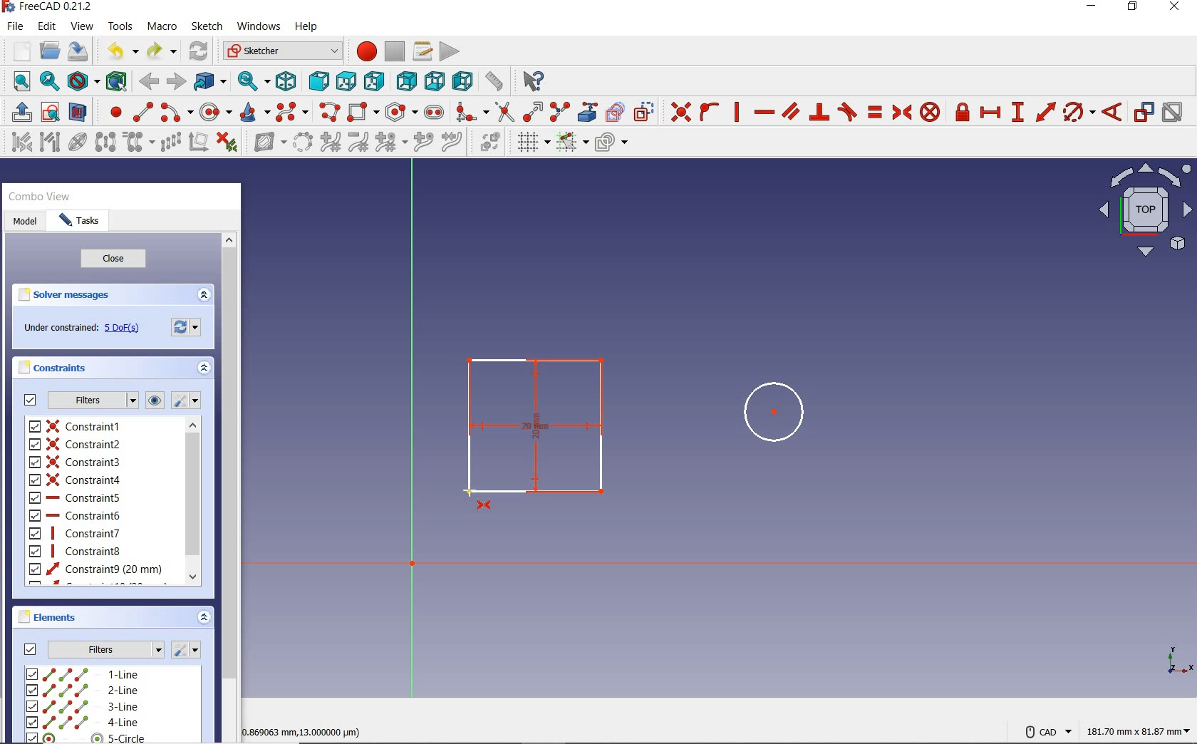 This screenshot has height=744, width=1197. I want to click on 5 DoF(s), so click(124, 330).